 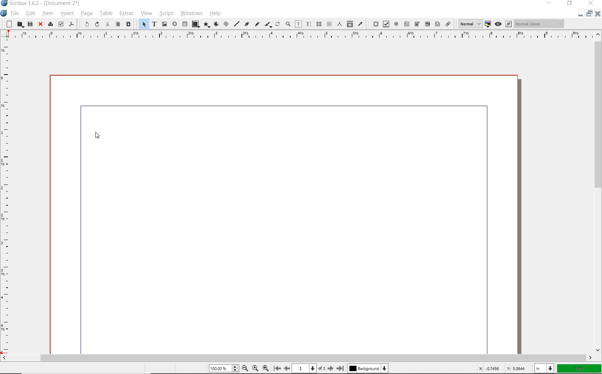 I want to click on save, so click(x=30, y=24).